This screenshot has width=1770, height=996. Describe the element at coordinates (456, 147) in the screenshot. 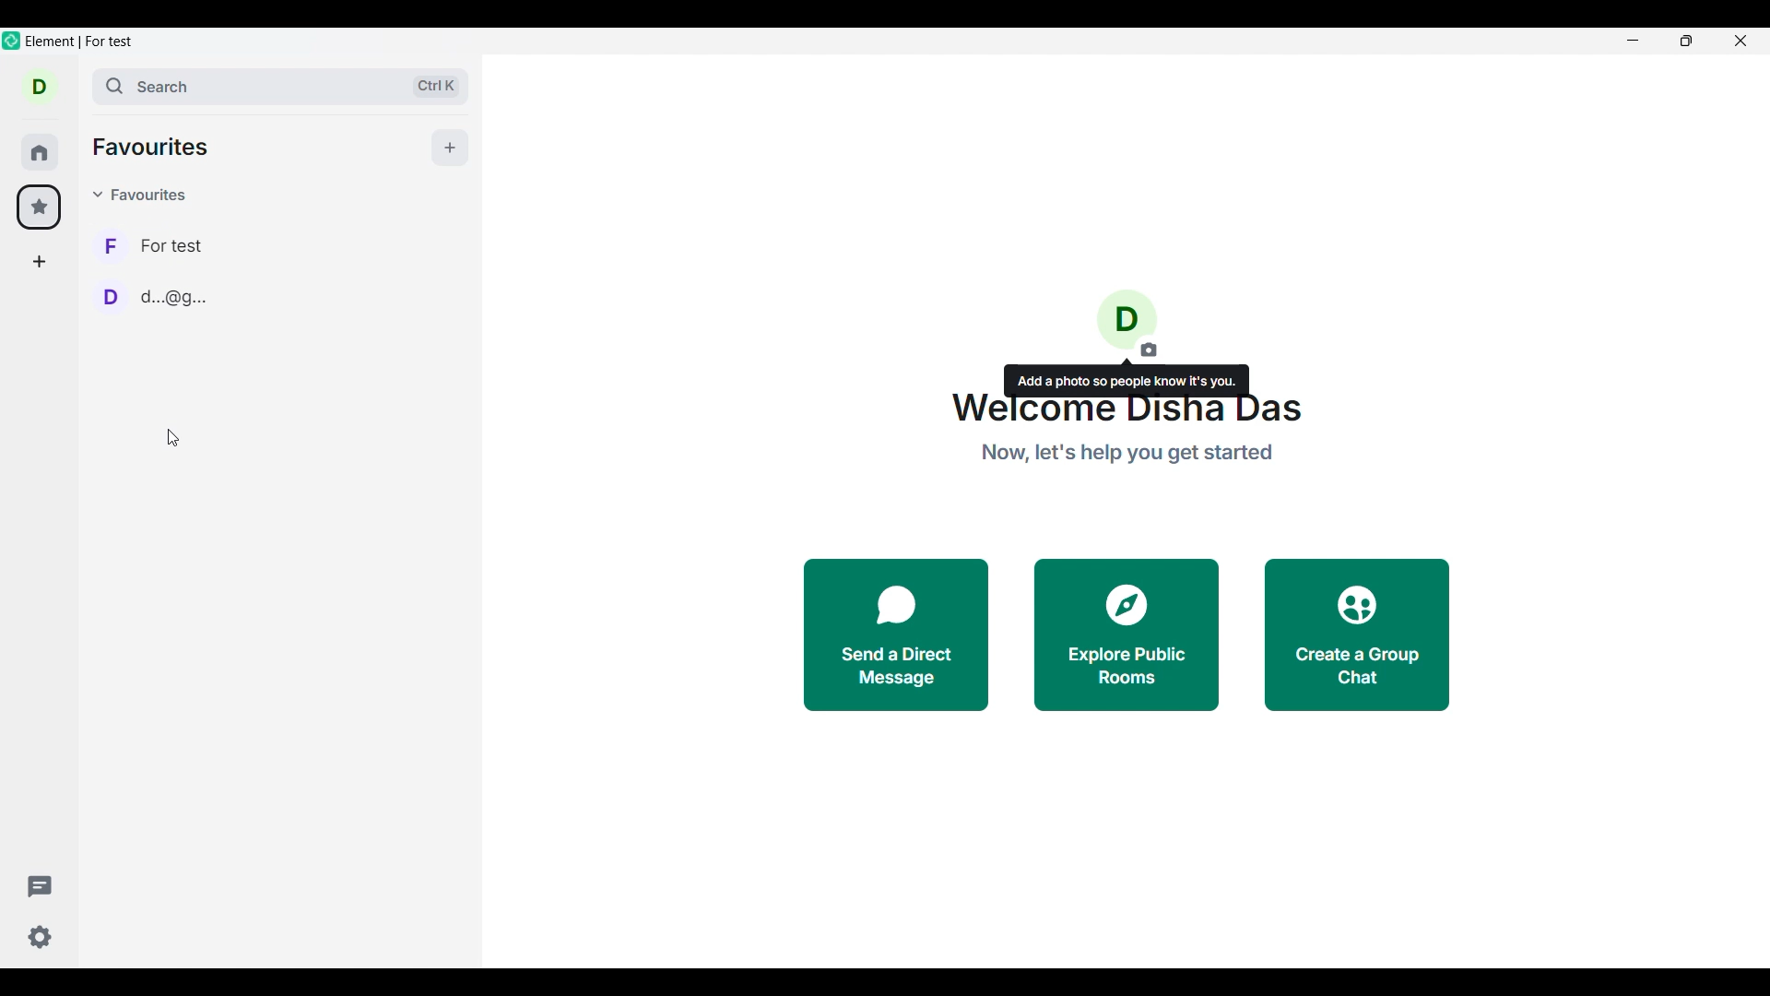

I see `add` at that location.